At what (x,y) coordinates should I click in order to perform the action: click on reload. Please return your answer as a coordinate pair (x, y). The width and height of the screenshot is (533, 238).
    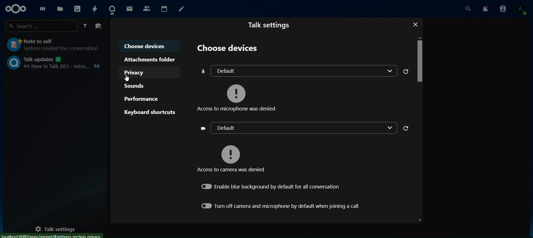
    Looking at the image, I should click on (405, 129).